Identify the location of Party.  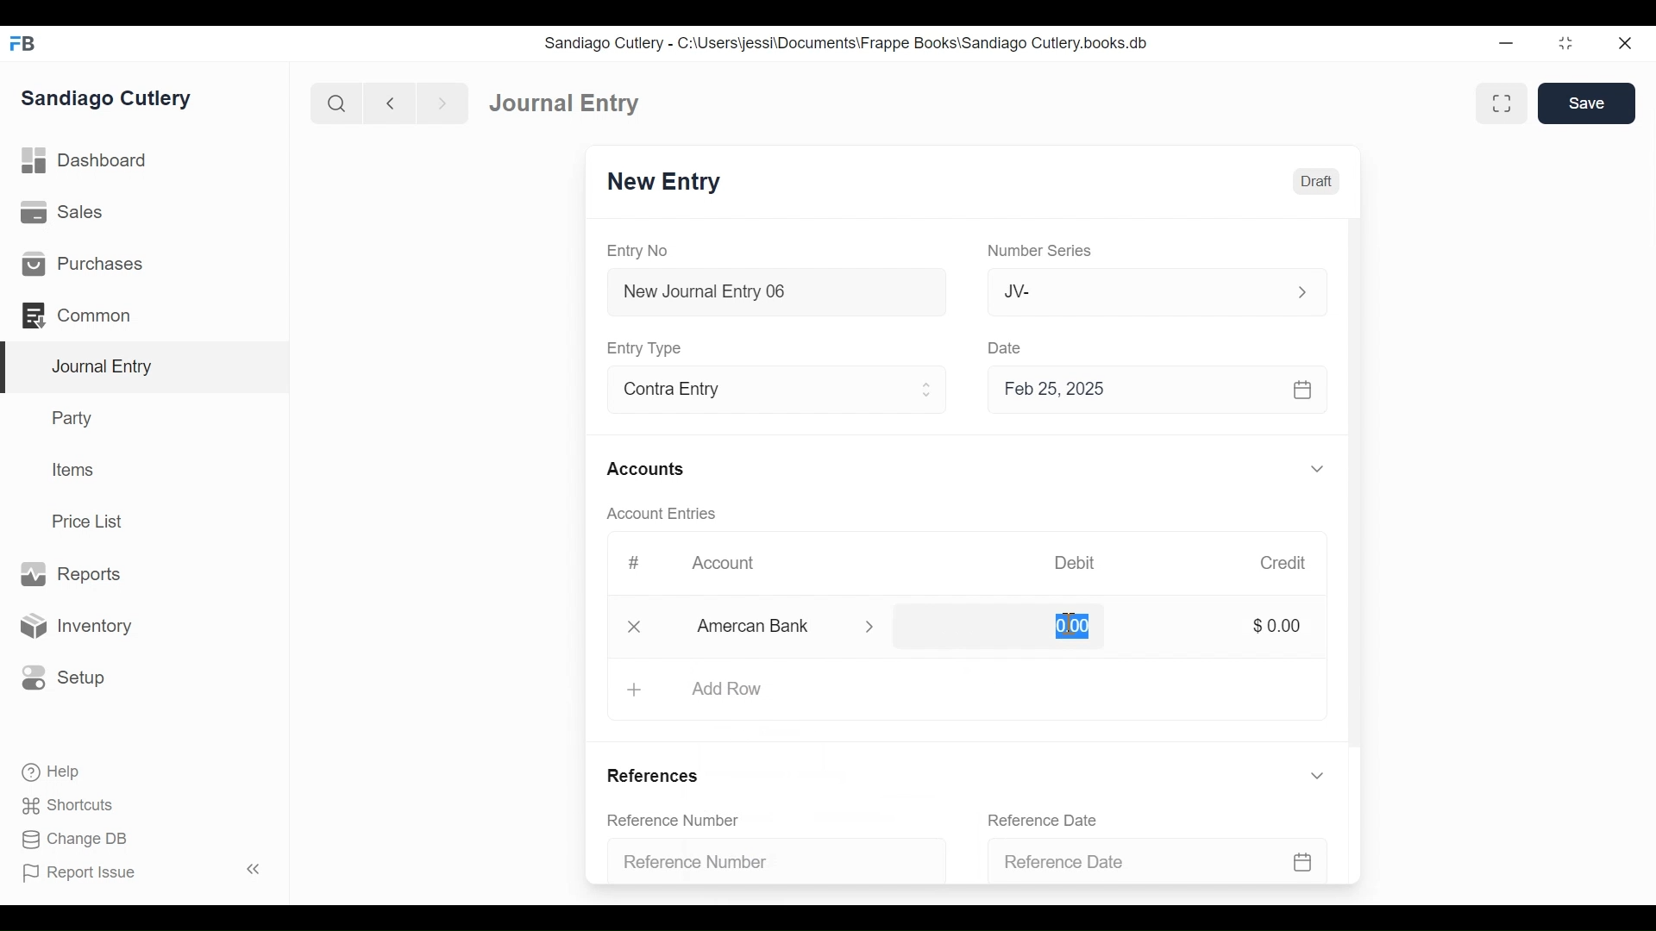
(76, 417).